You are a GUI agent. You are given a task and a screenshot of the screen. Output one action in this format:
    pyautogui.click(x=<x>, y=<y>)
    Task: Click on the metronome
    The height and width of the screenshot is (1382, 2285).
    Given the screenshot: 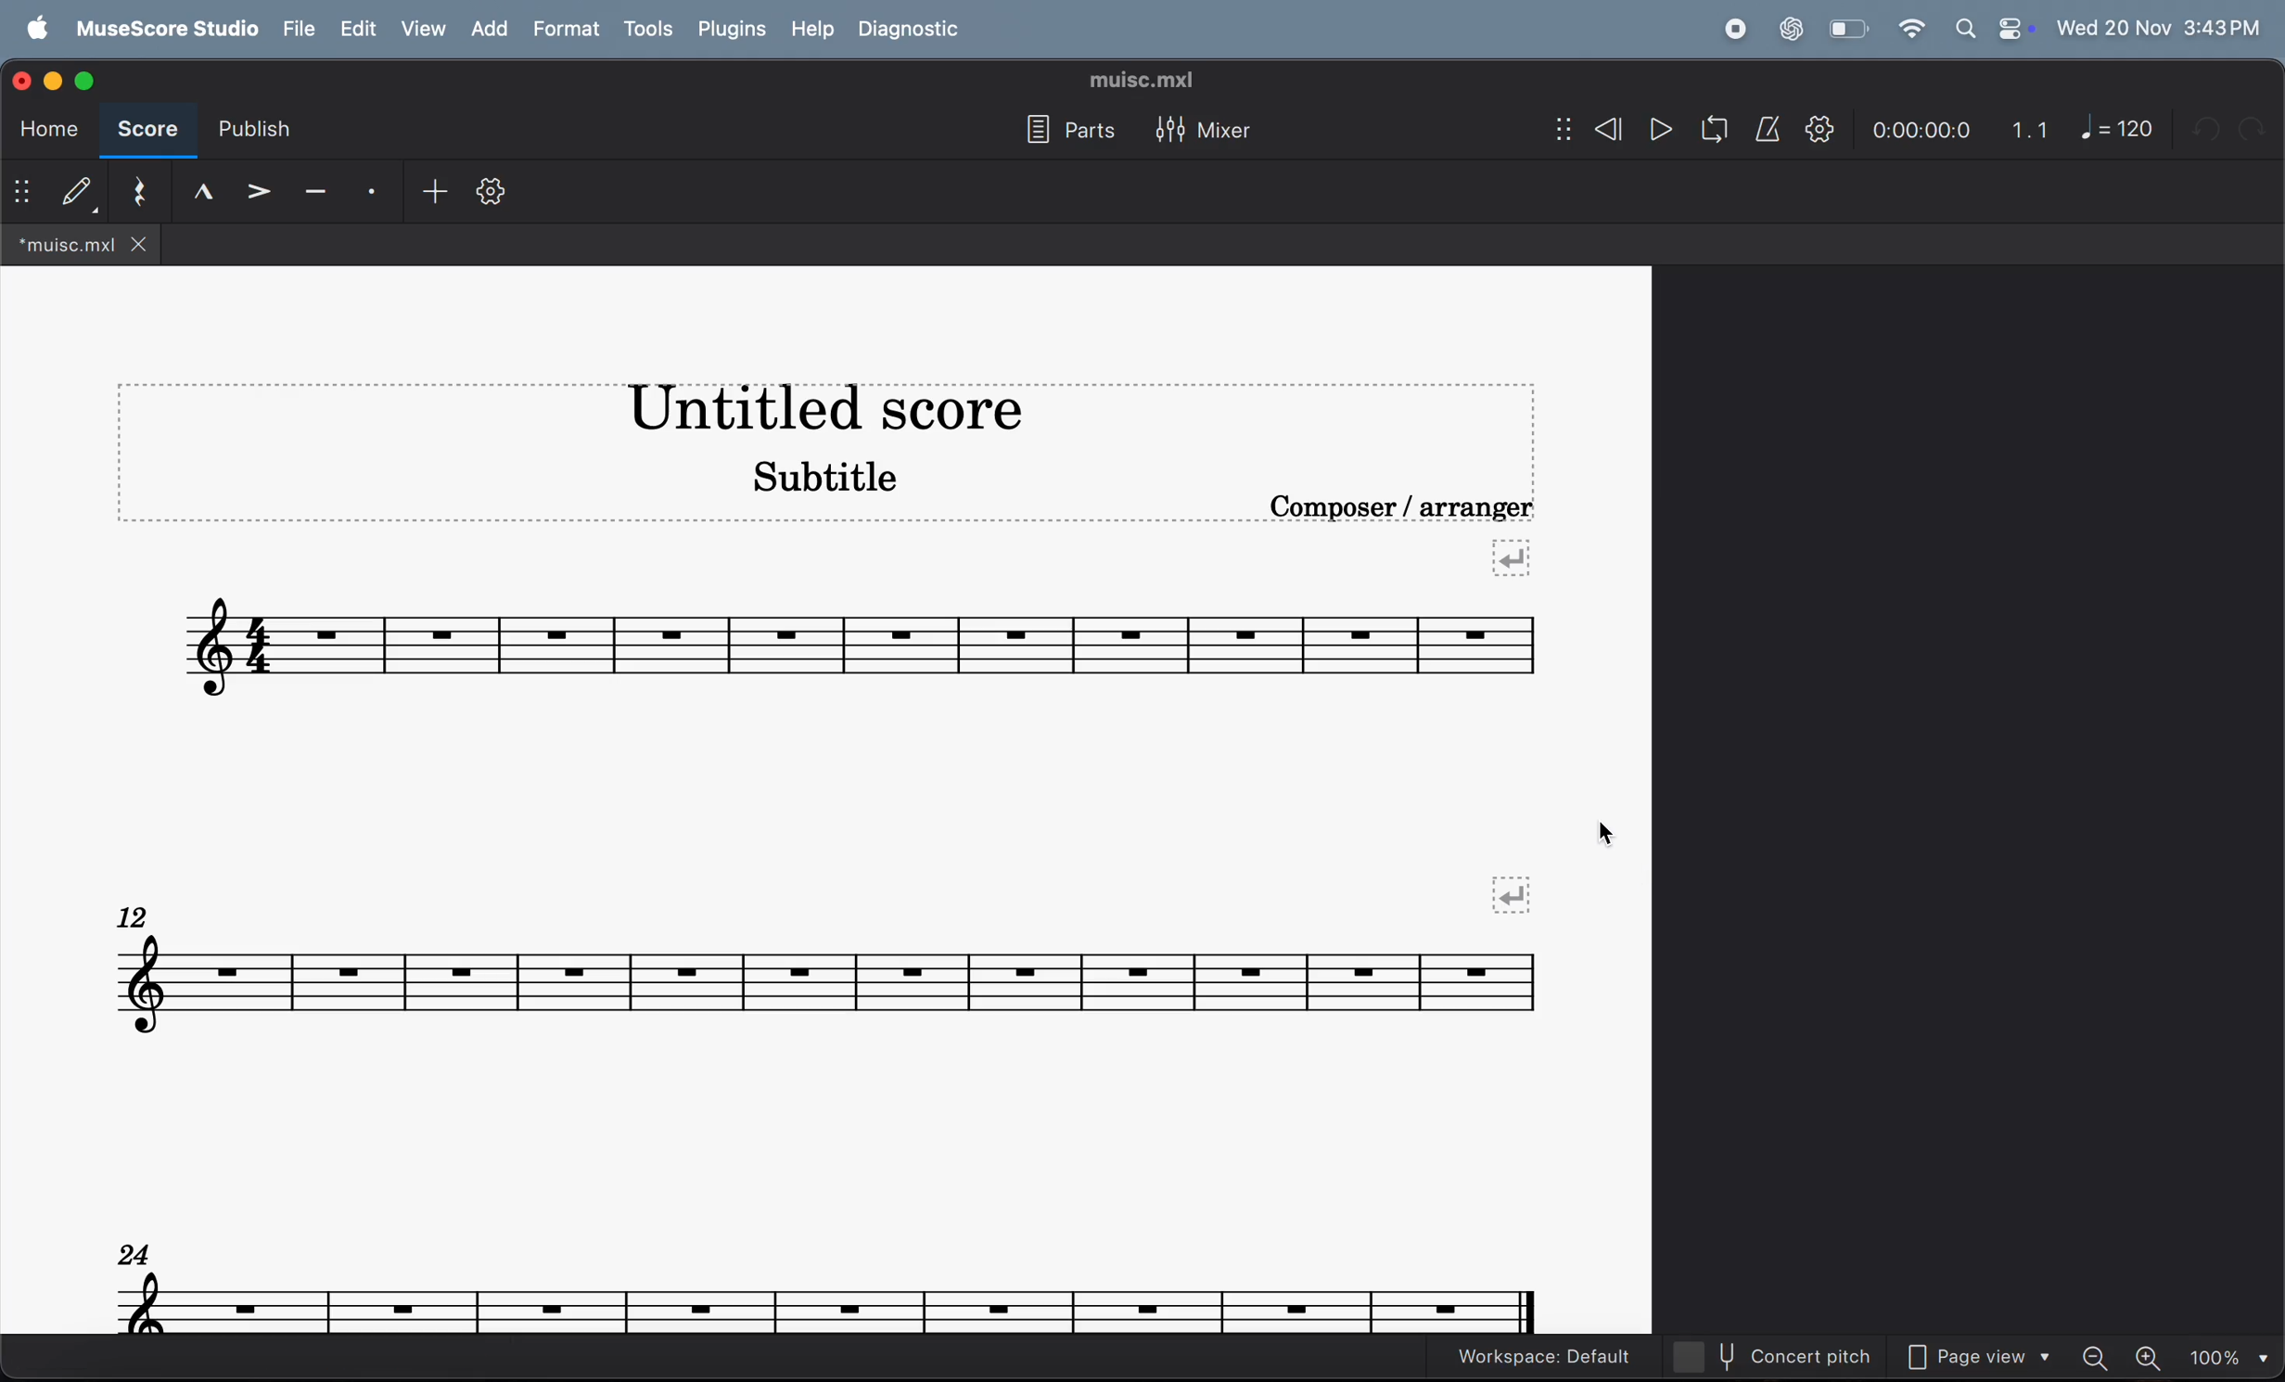 What is the action you would take?
    pyautogui.click(x=1764, y=129)
    